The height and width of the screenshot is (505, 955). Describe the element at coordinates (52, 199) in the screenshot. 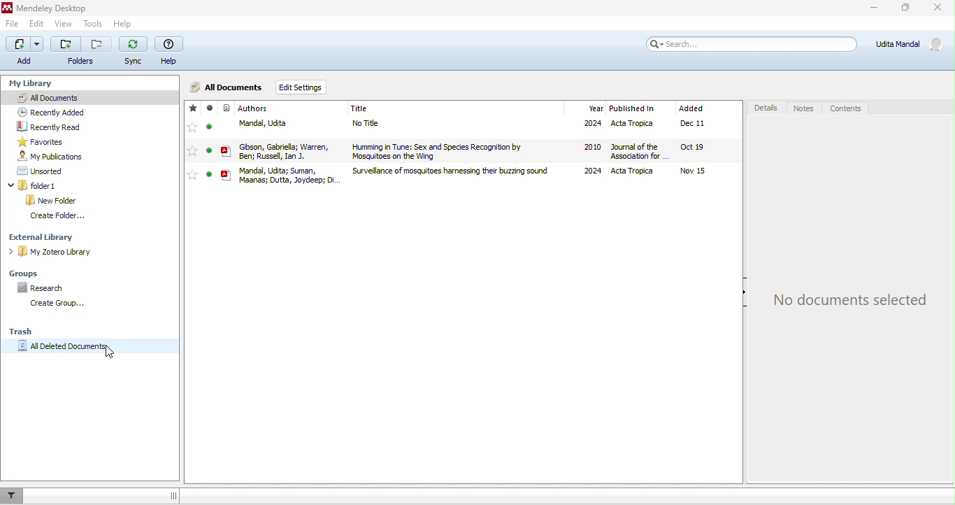

I see `new folder` at that location.